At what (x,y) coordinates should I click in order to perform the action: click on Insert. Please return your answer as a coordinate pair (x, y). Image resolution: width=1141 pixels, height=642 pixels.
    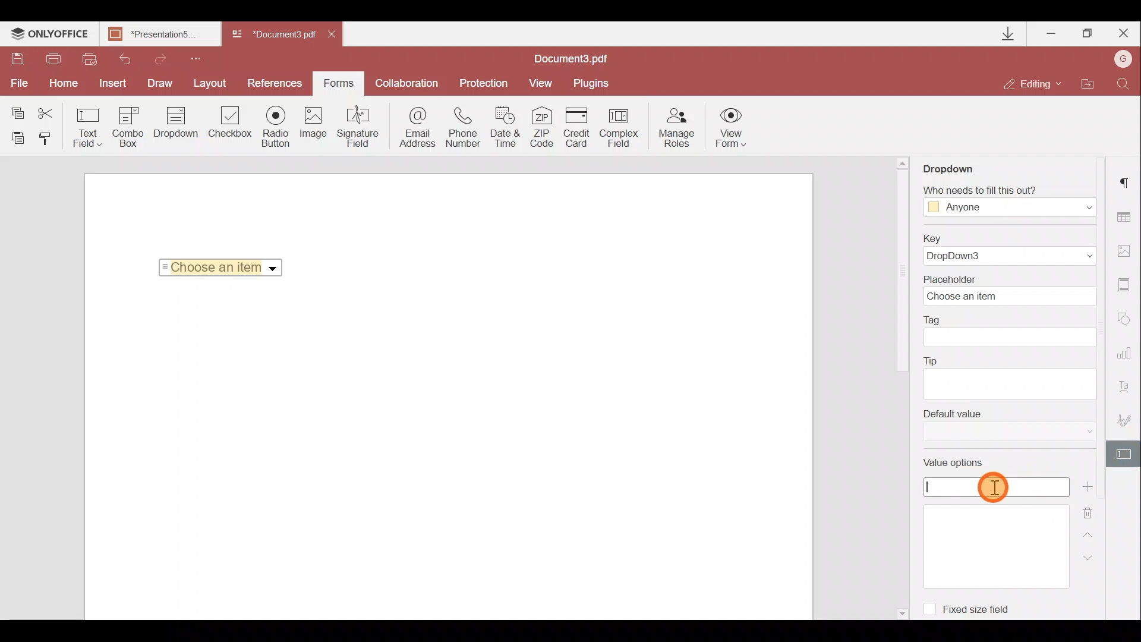
    Looking at the image, I should click on (115, 83).